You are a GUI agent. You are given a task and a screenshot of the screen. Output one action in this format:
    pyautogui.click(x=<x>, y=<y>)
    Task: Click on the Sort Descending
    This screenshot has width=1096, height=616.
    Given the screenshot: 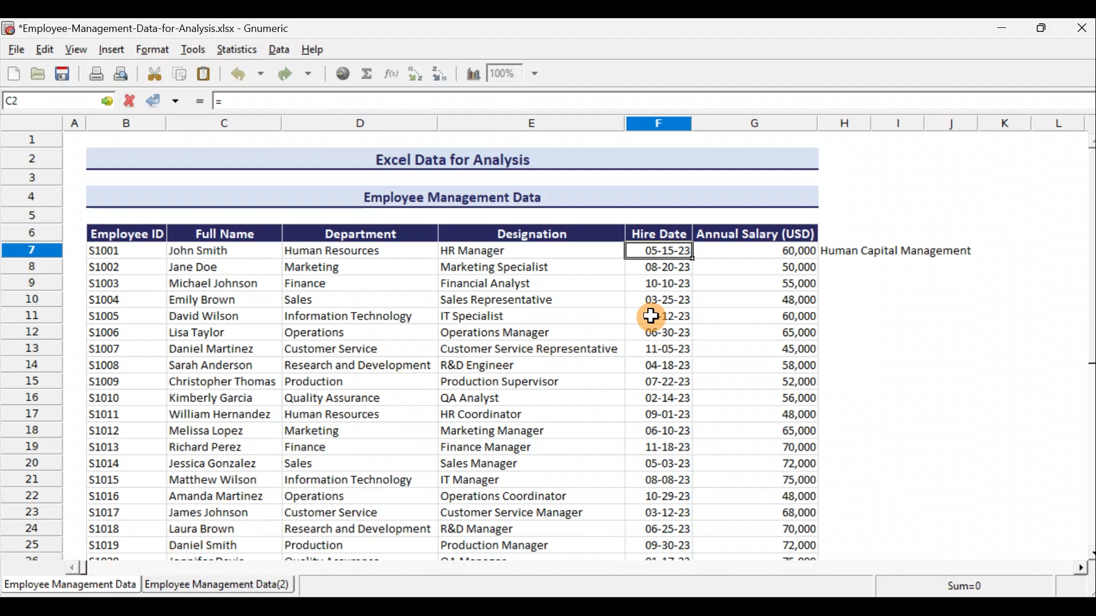 What is the action you would take?
    pyautogui.click(x=444, y=75)
    